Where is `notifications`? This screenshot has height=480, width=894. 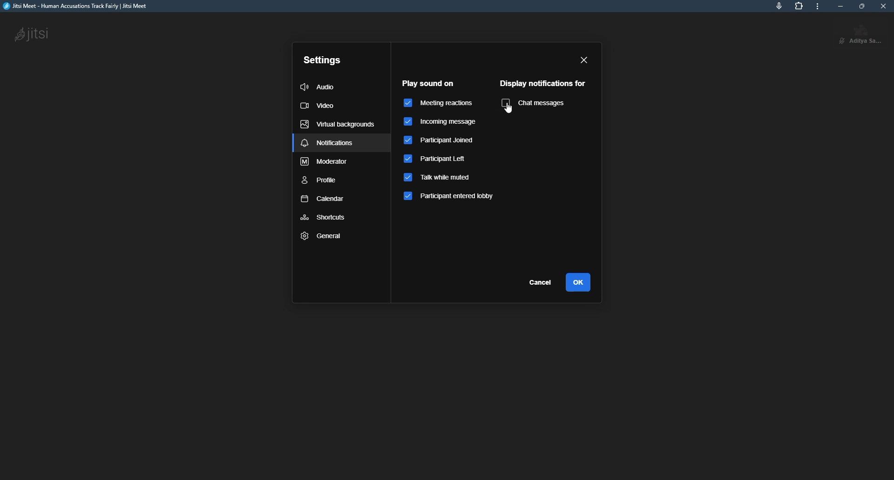
notifications is located at coordinates (328, 144).